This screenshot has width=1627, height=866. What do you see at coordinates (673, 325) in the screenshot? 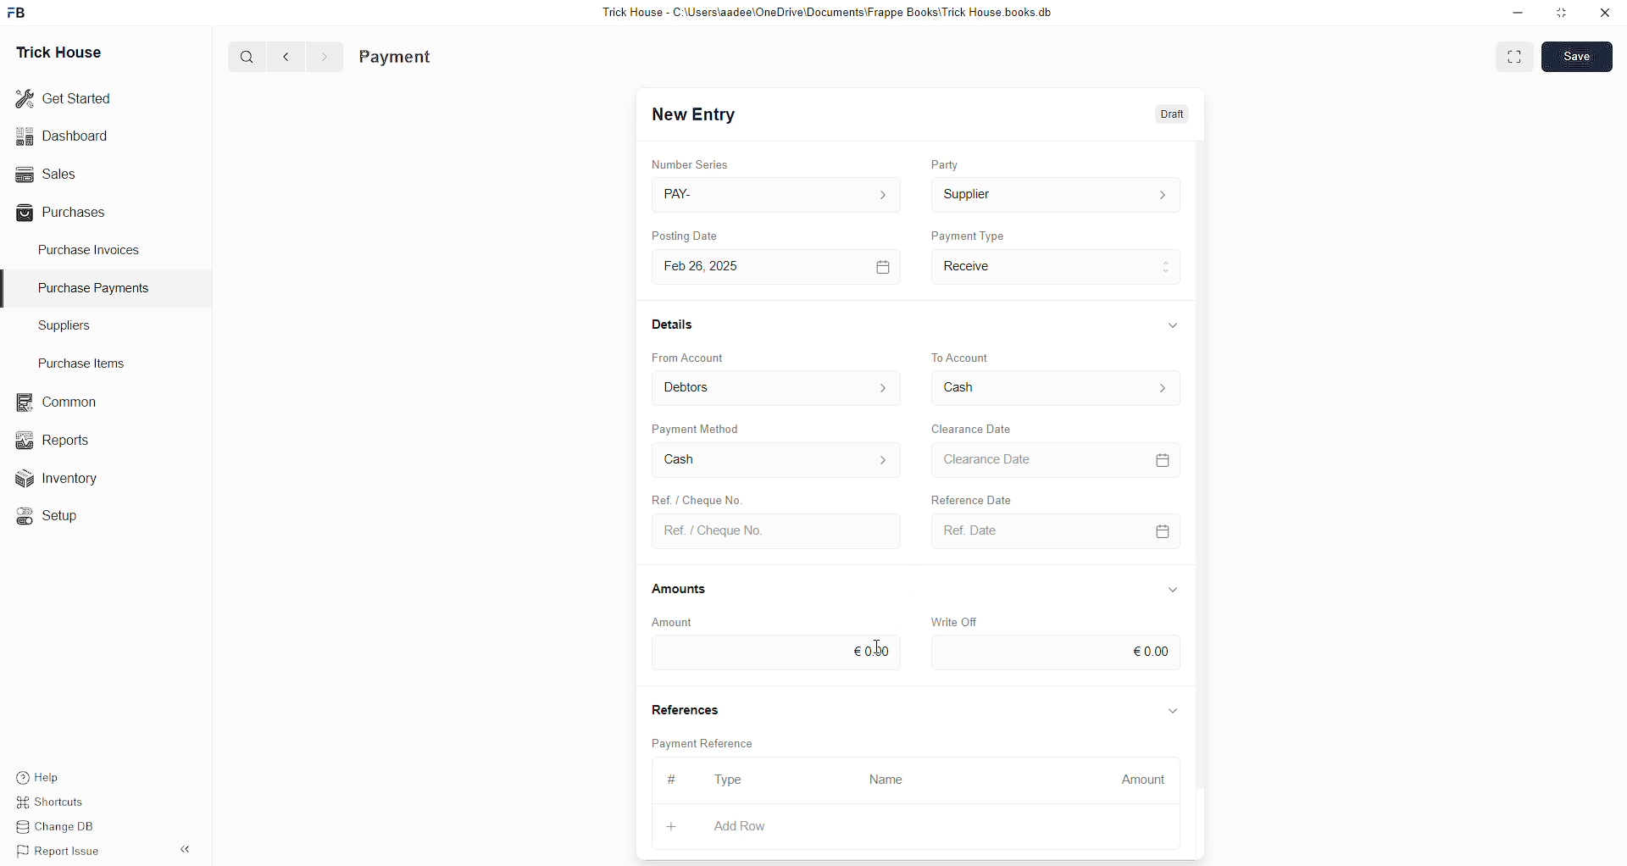
I see `Details` at bounding box center [673, 325].